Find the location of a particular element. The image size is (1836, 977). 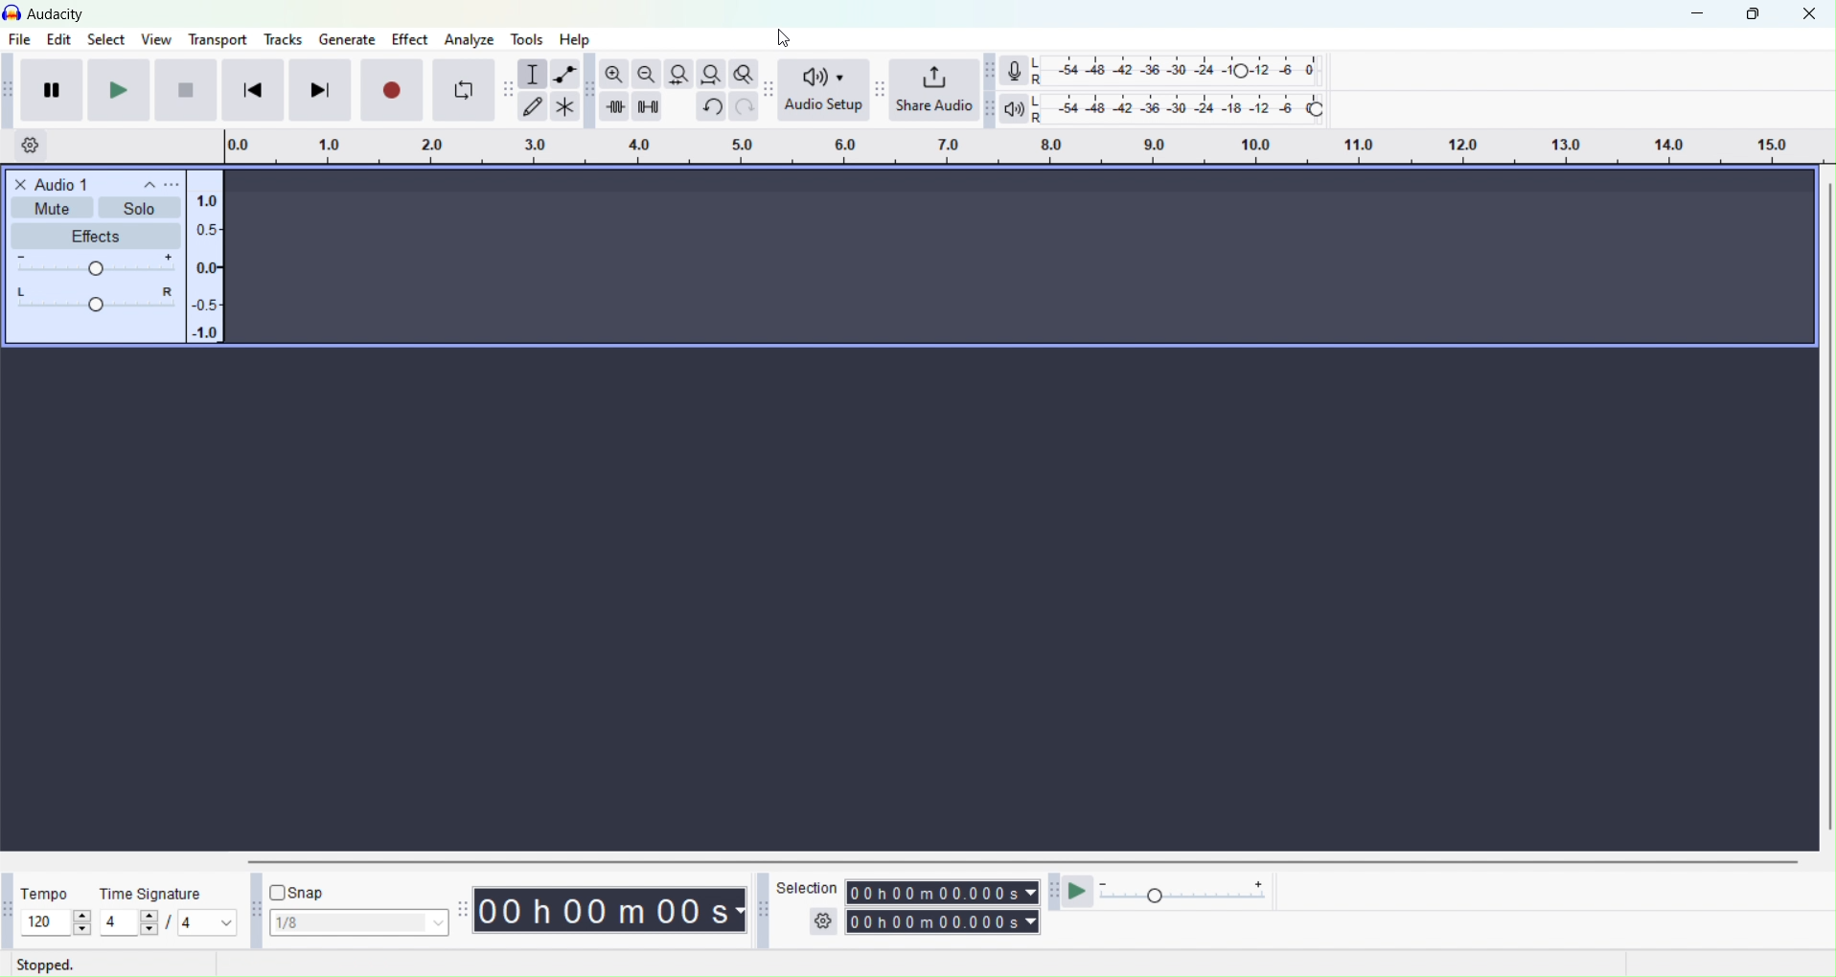

Share audio is located at coordinates (936, 91).